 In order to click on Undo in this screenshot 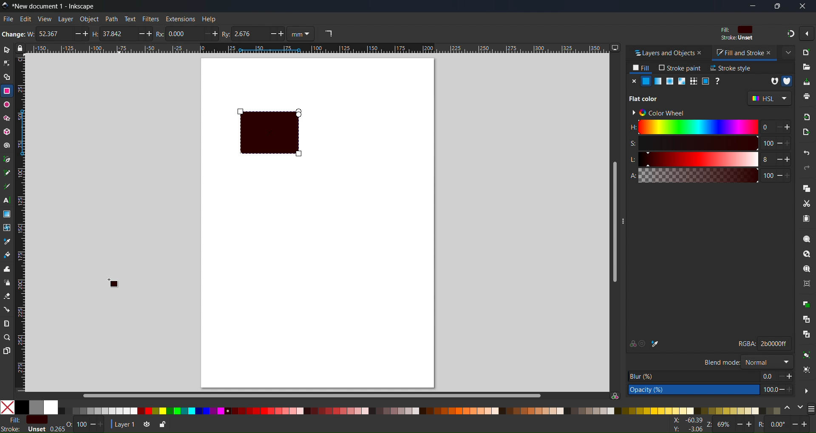, I will do `click(807, 154)`.